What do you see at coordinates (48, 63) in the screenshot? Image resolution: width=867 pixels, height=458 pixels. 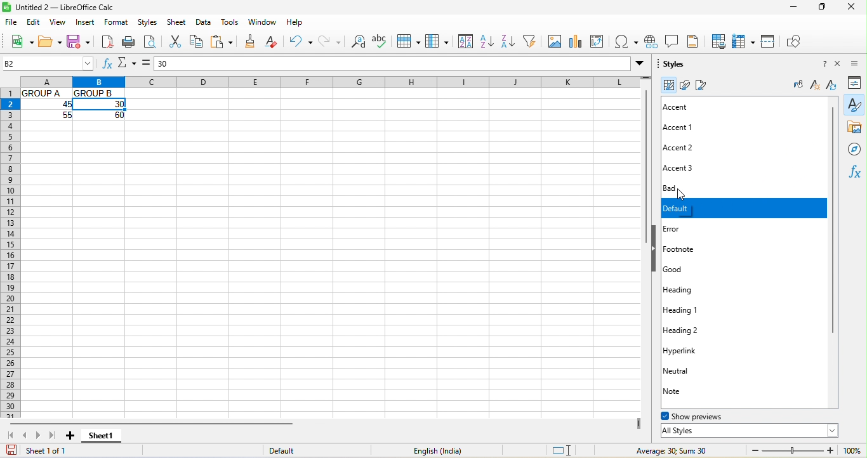 I see `B2 (selected cell number)` at bounding box center [48, 63].